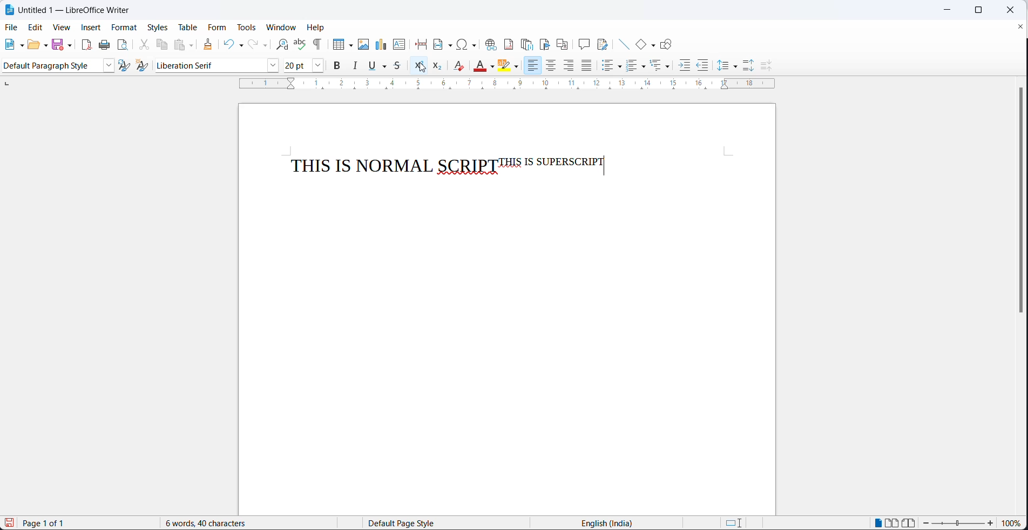 Image resolution: width=1028 pixels, height=530 pixels. What do you see at coordinates (880, 522) in the screenshot?
I see `single page view` at bounding box center [880, 522].